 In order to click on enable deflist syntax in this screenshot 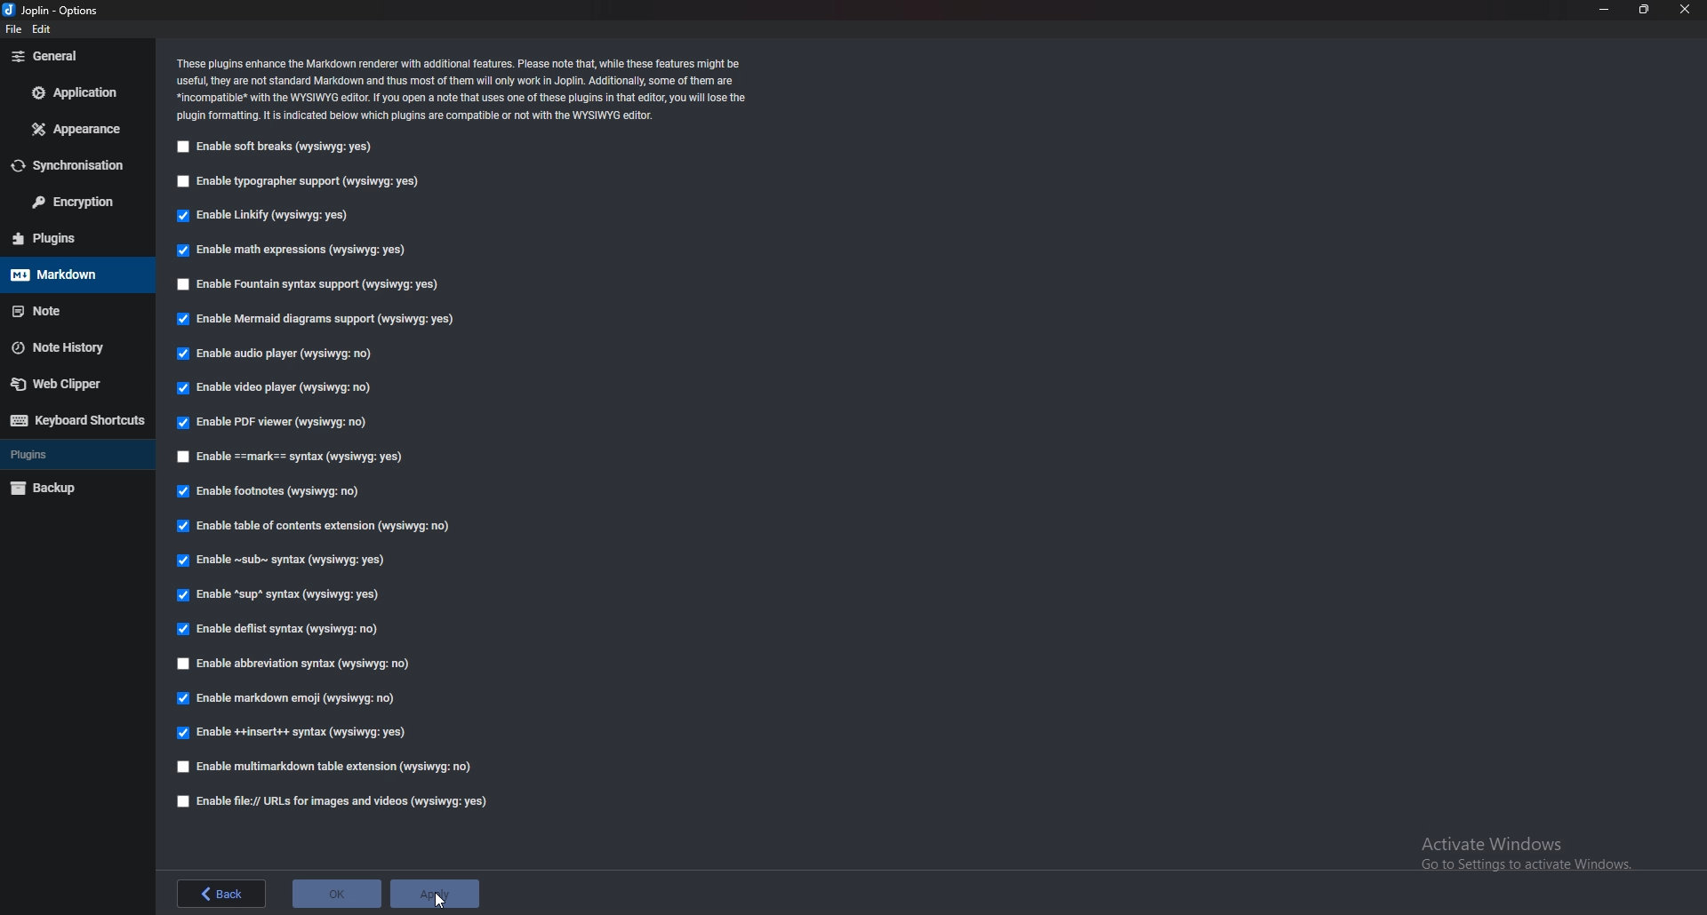, I will do `click(284, 631)`.